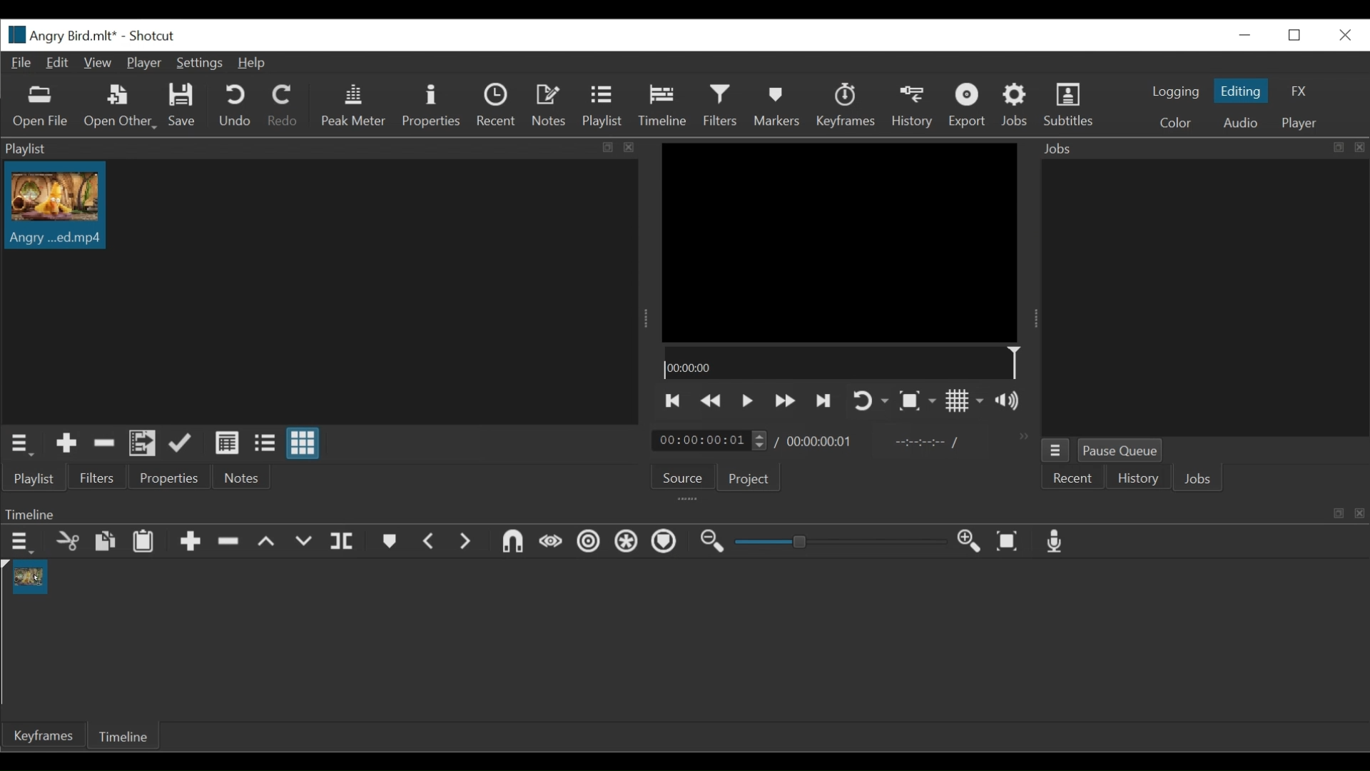 This screenshot has width=1370, height=771. I want to click on Jobs Panel, so click(1204, 296).